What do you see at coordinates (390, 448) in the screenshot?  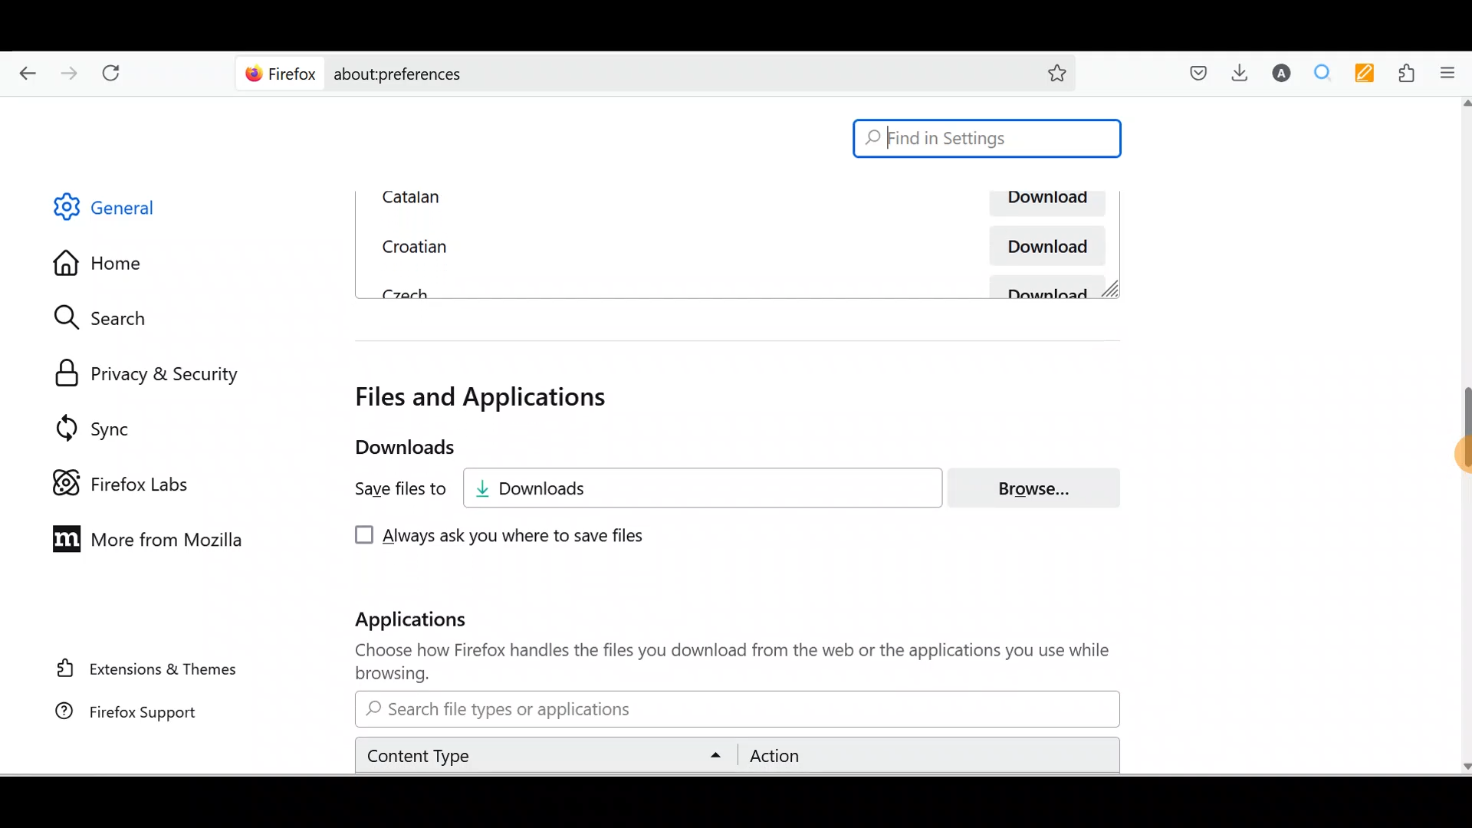 I see `Downloads` at bounding box center [390, 448].